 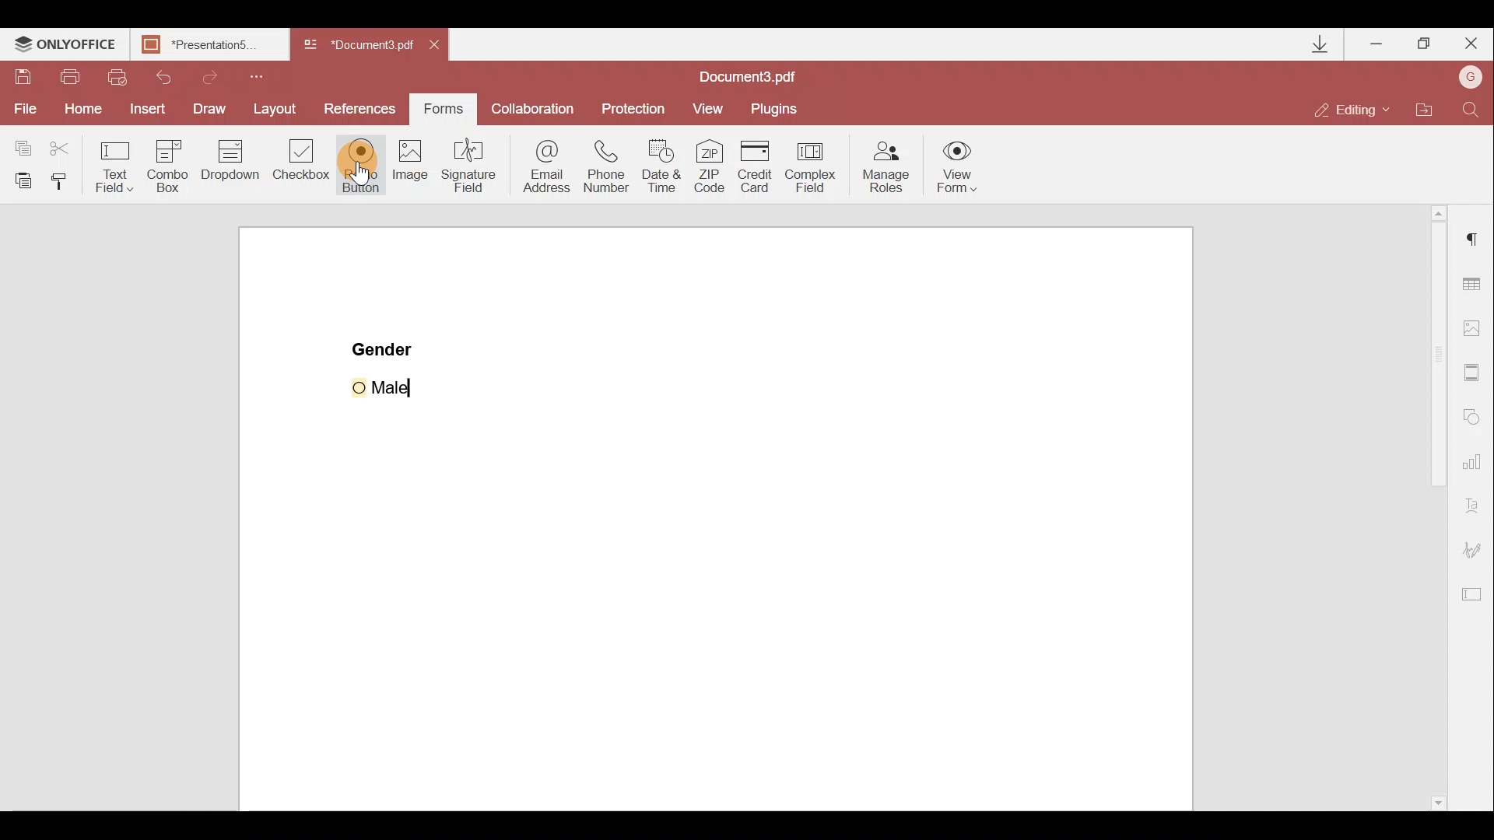 What do you see at coordinates (372, 169) in the screenshot?
I see `Cursor` at bounding box center [372, 169].